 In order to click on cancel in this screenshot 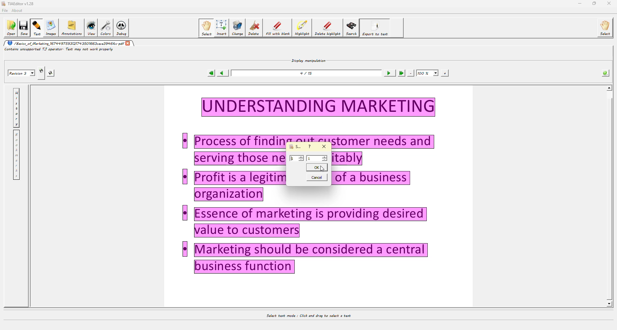, I will do `click(317, 177)`.